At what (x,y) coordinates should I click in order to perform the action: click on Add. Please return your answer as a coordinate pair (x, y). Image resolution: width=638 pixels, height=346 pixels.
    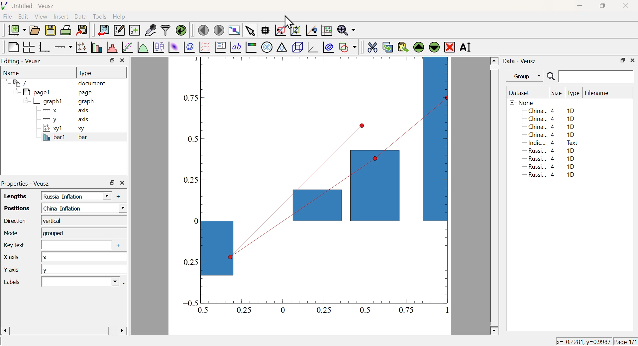
    Looking at the image, I should click on (116, 246).